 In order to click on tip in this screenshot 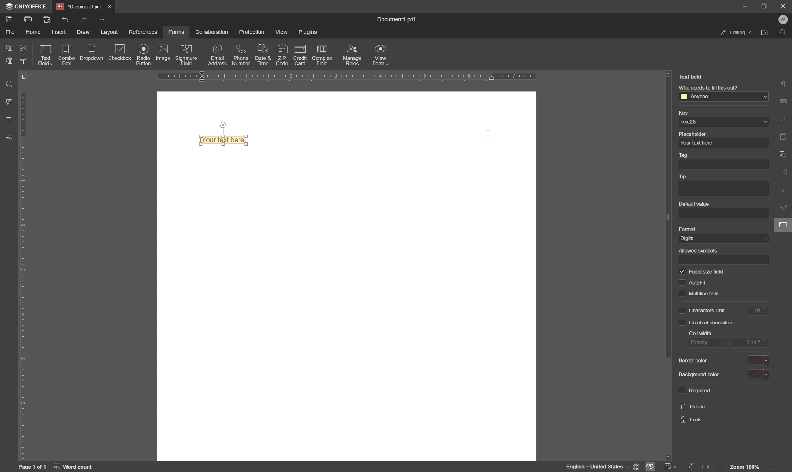, I will do `click(683, 177)`.